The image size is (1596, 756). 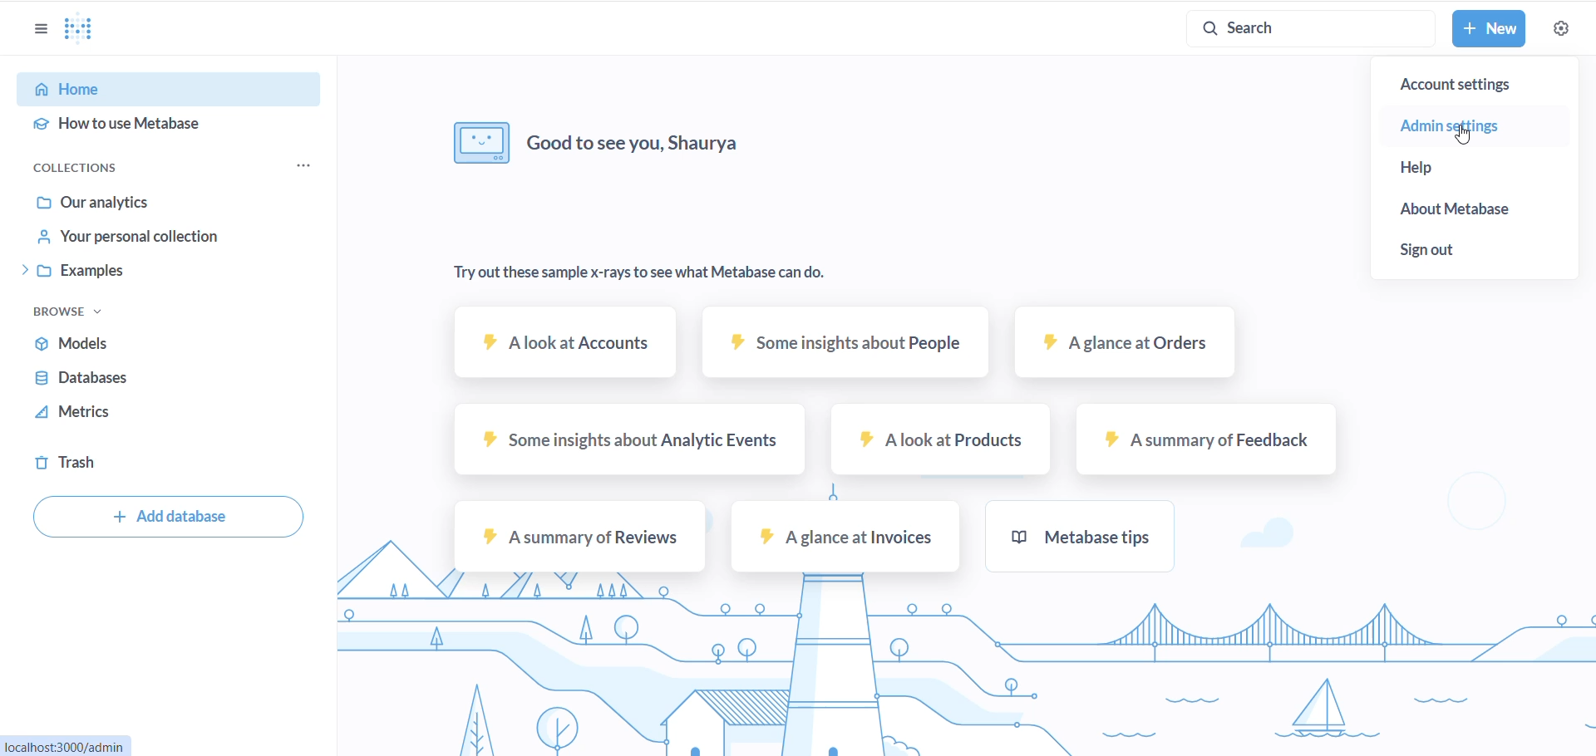 What do you see at coordinates (561, 345) in the screenshot?
I see `A look at accounts sample` at bounding box center [561, 345].